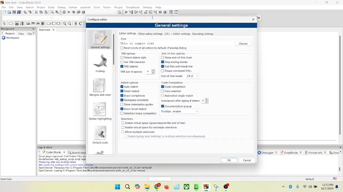 The image size is (343, 192). Describe the element at coordinates (146, 12) in the screenshot. I see `step out` at that location.